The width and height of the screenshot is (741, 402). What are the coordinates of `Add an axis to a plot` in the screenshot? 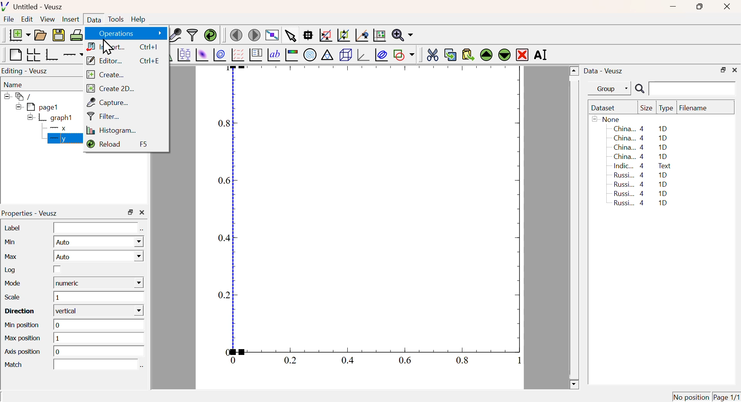 It's located at (73, 56).